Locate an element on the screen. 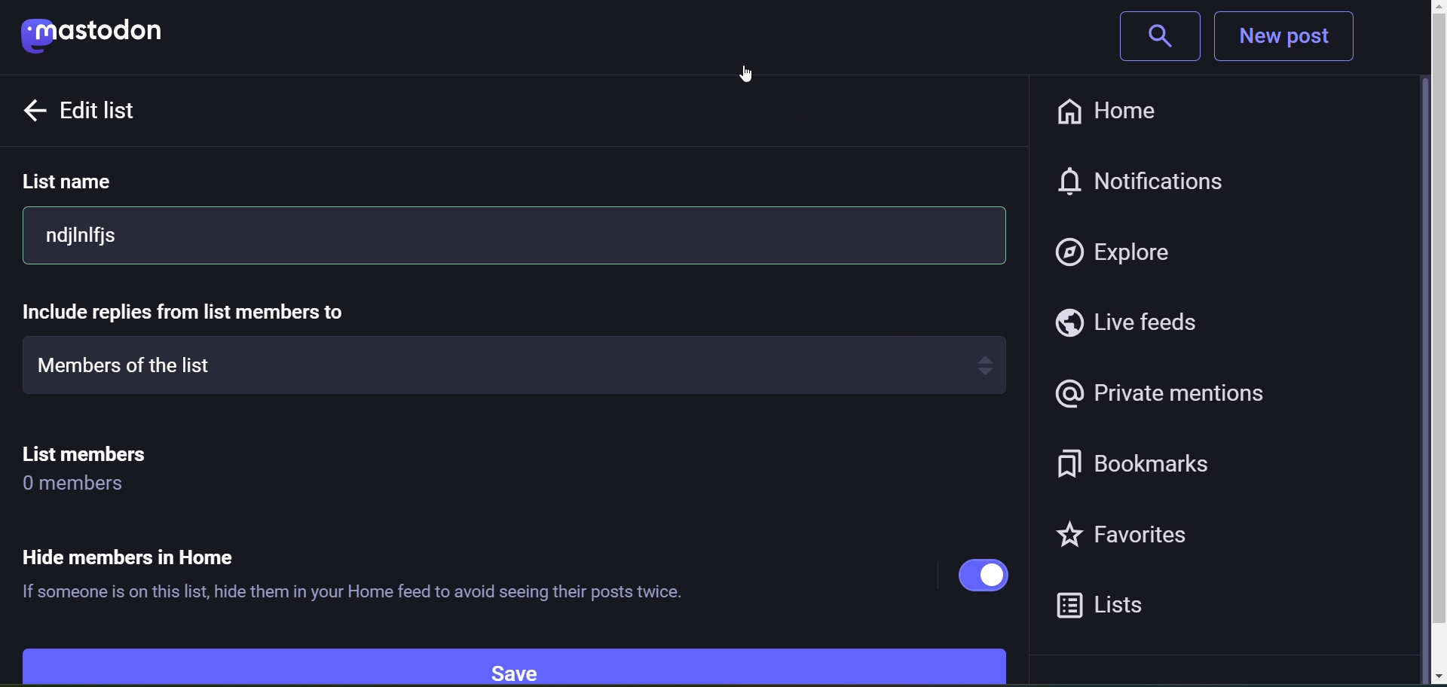 The height and width of the screenshot is (687, 1447). edit list is located at coordinates (118, 111).